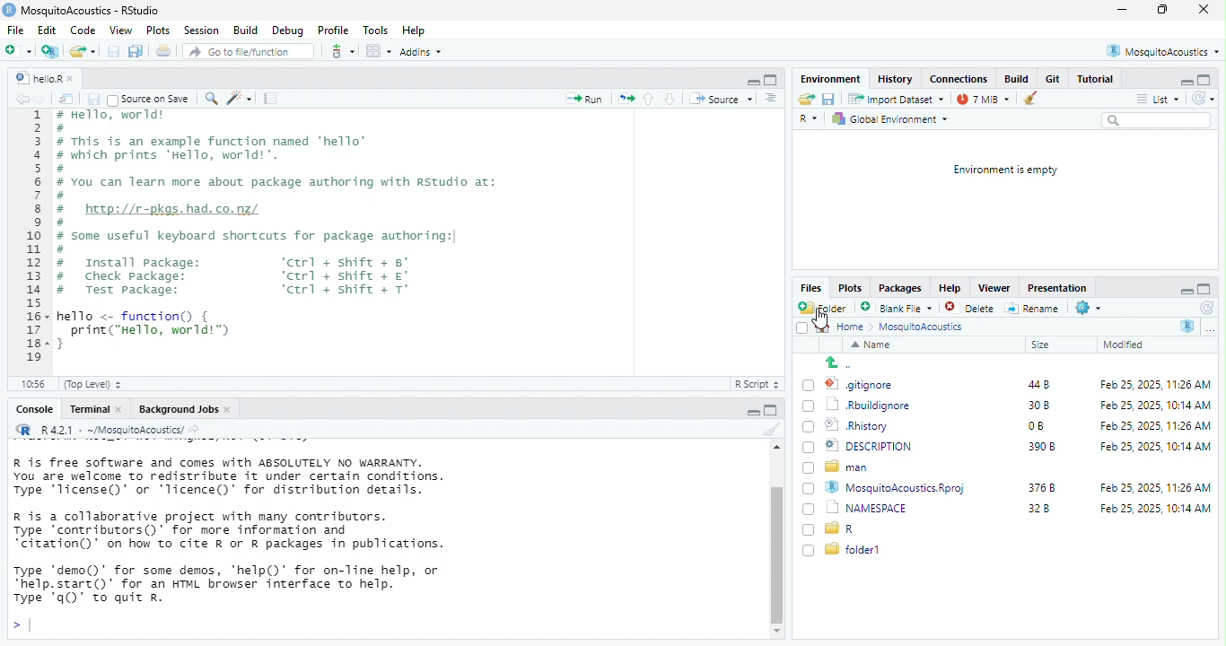 The height and width of the screenshot is (646, 1226). I want to click on Plots, so click(157, 31).